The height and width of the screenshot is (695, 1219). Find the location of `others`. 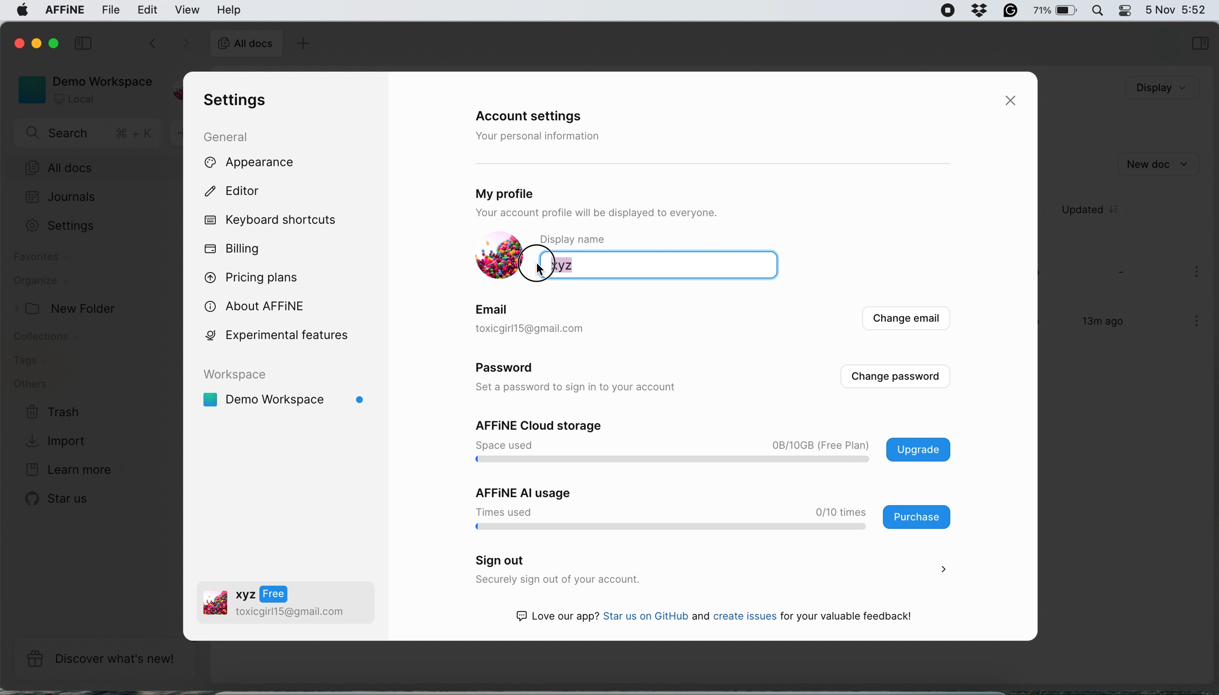

others is located at coordinates (31, 384).